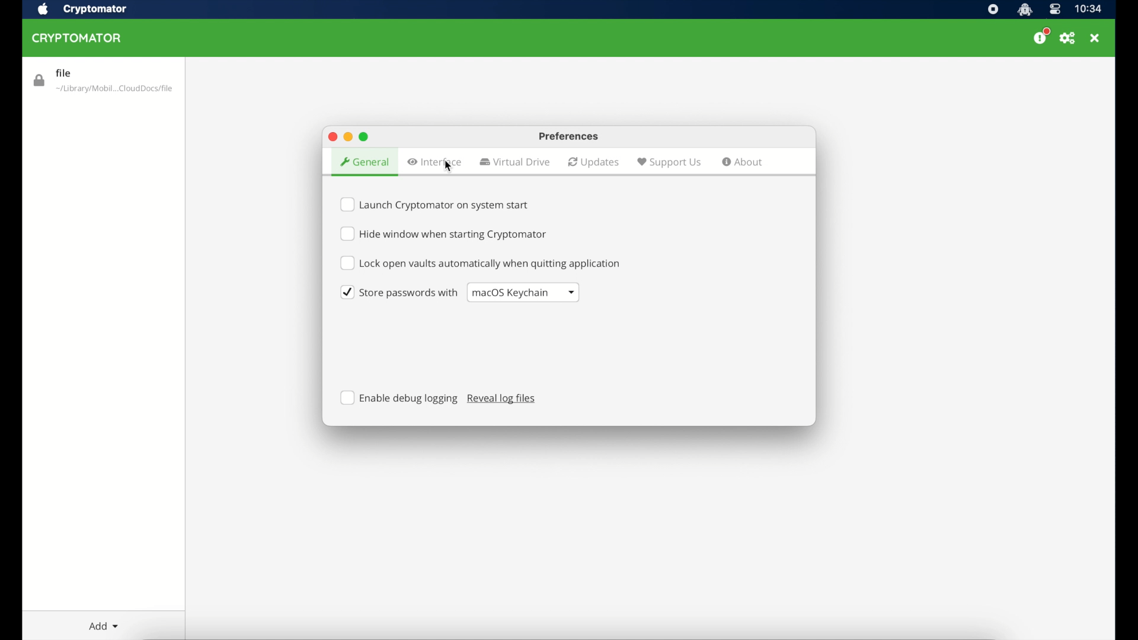 The height and width of the screenshot is (640, 1138). I want to click on checkbox, so click(445, 233).